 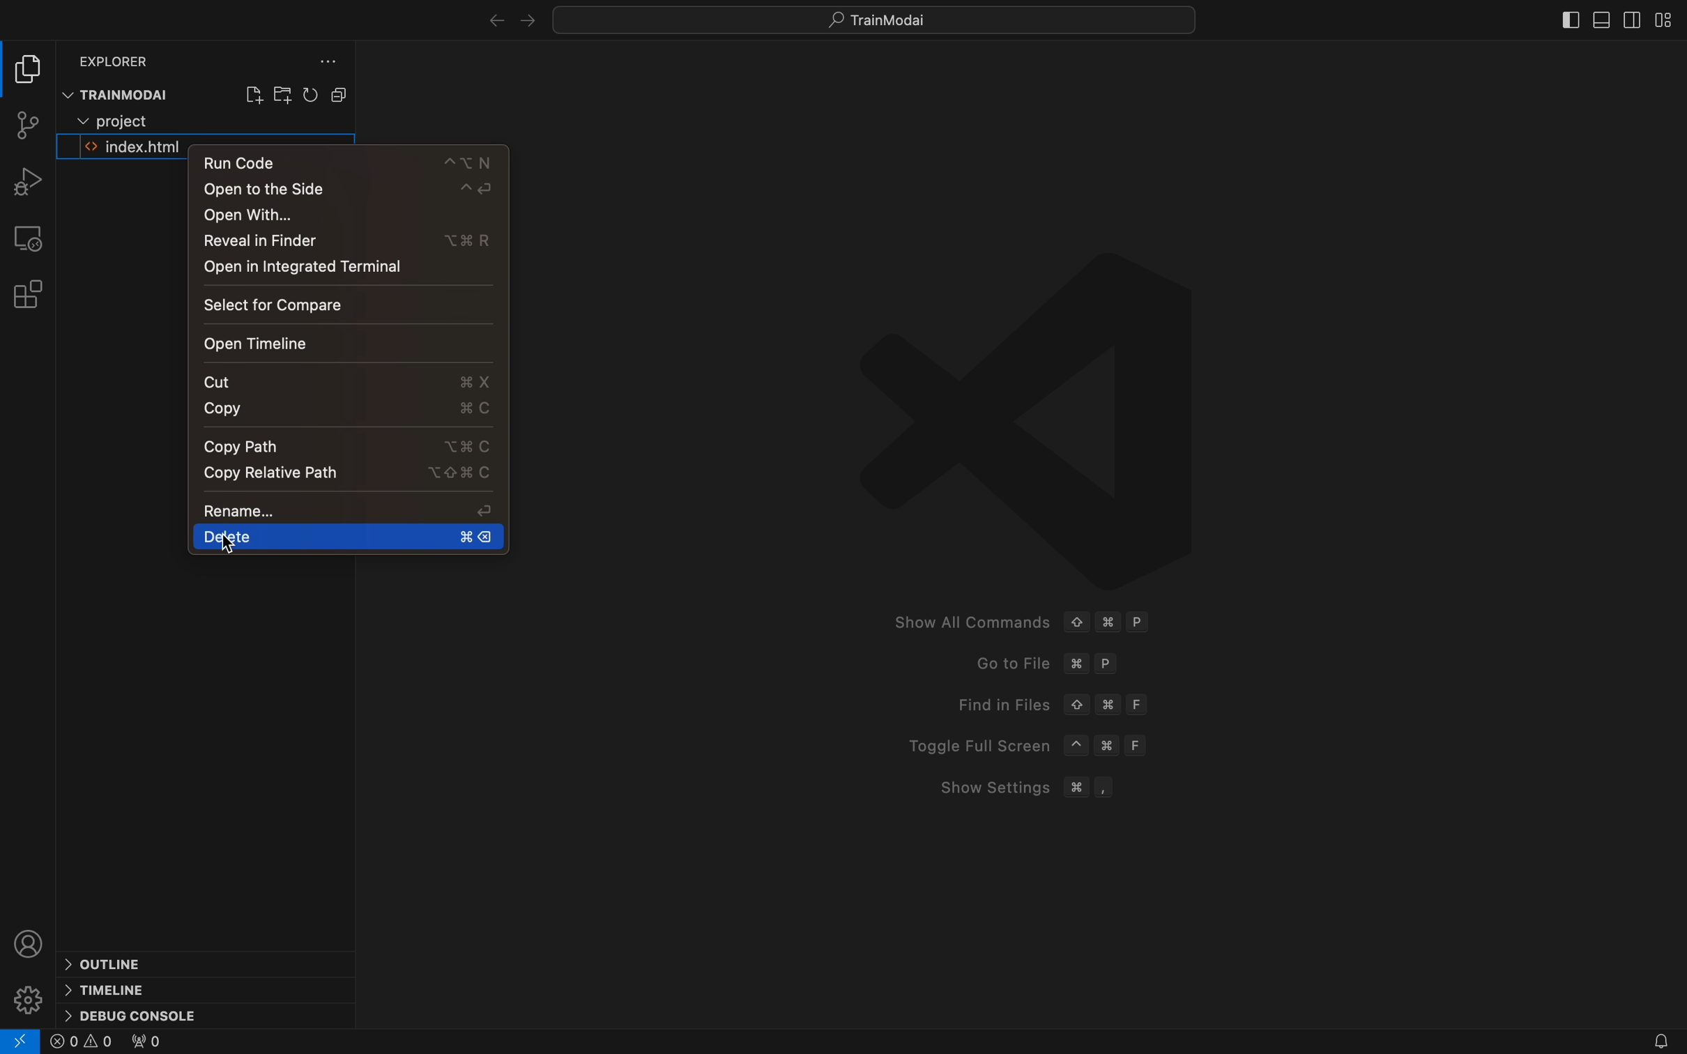 What do you see at coordinates (342, 536) in the screenshot?
I see `delete` at bounding box center [342, 536].